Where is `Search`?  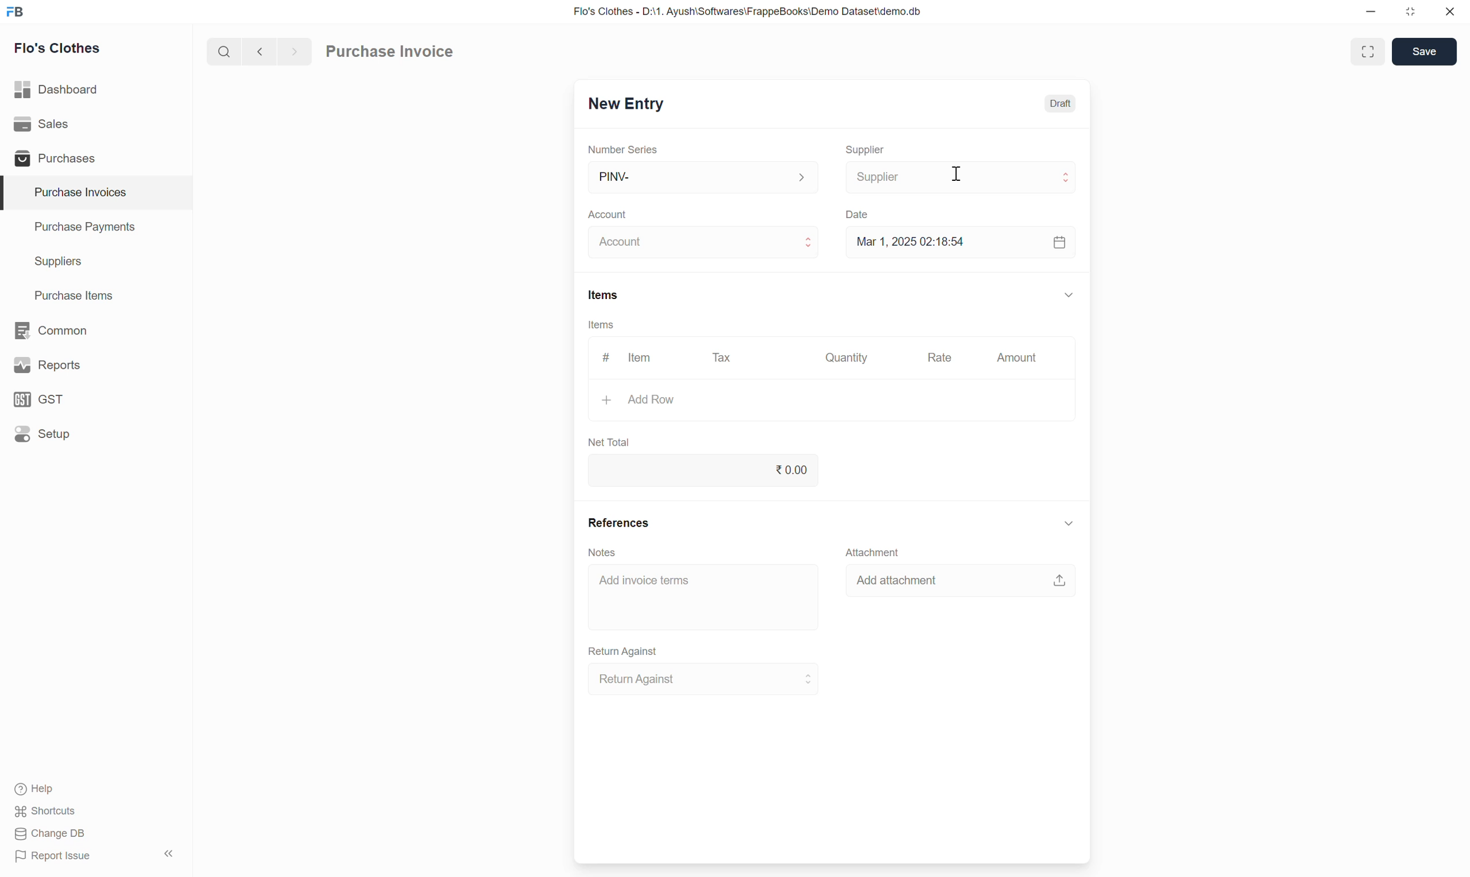
Search is located at coordinates (225, 51).